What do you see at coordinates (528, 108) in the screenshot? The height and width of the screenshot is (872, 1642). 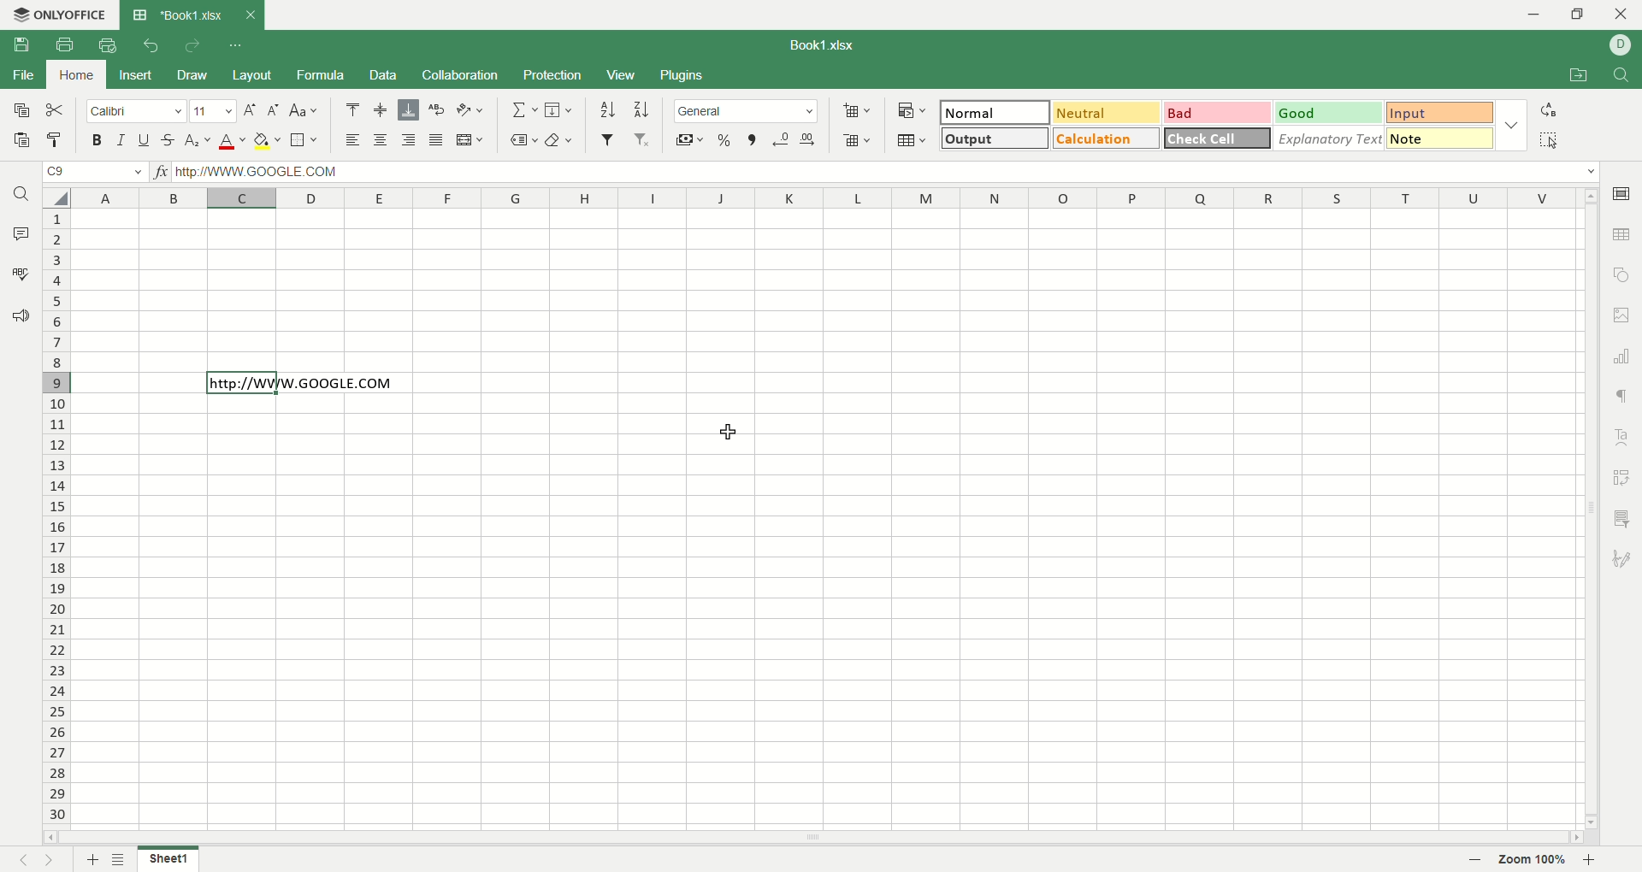 I see `summation` at bounding box center [528, 108].